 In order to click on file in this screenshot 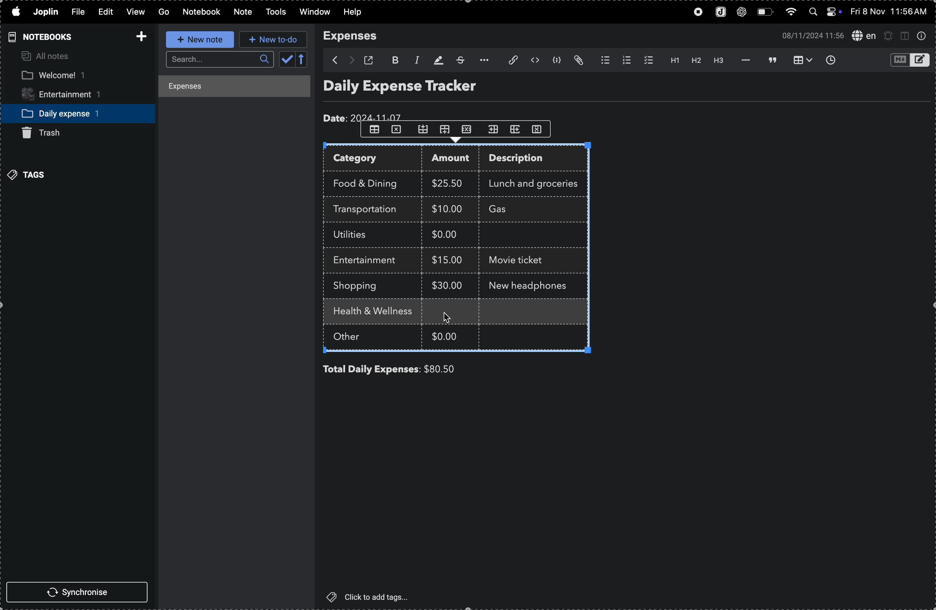, I will do `click(77, 13)`.